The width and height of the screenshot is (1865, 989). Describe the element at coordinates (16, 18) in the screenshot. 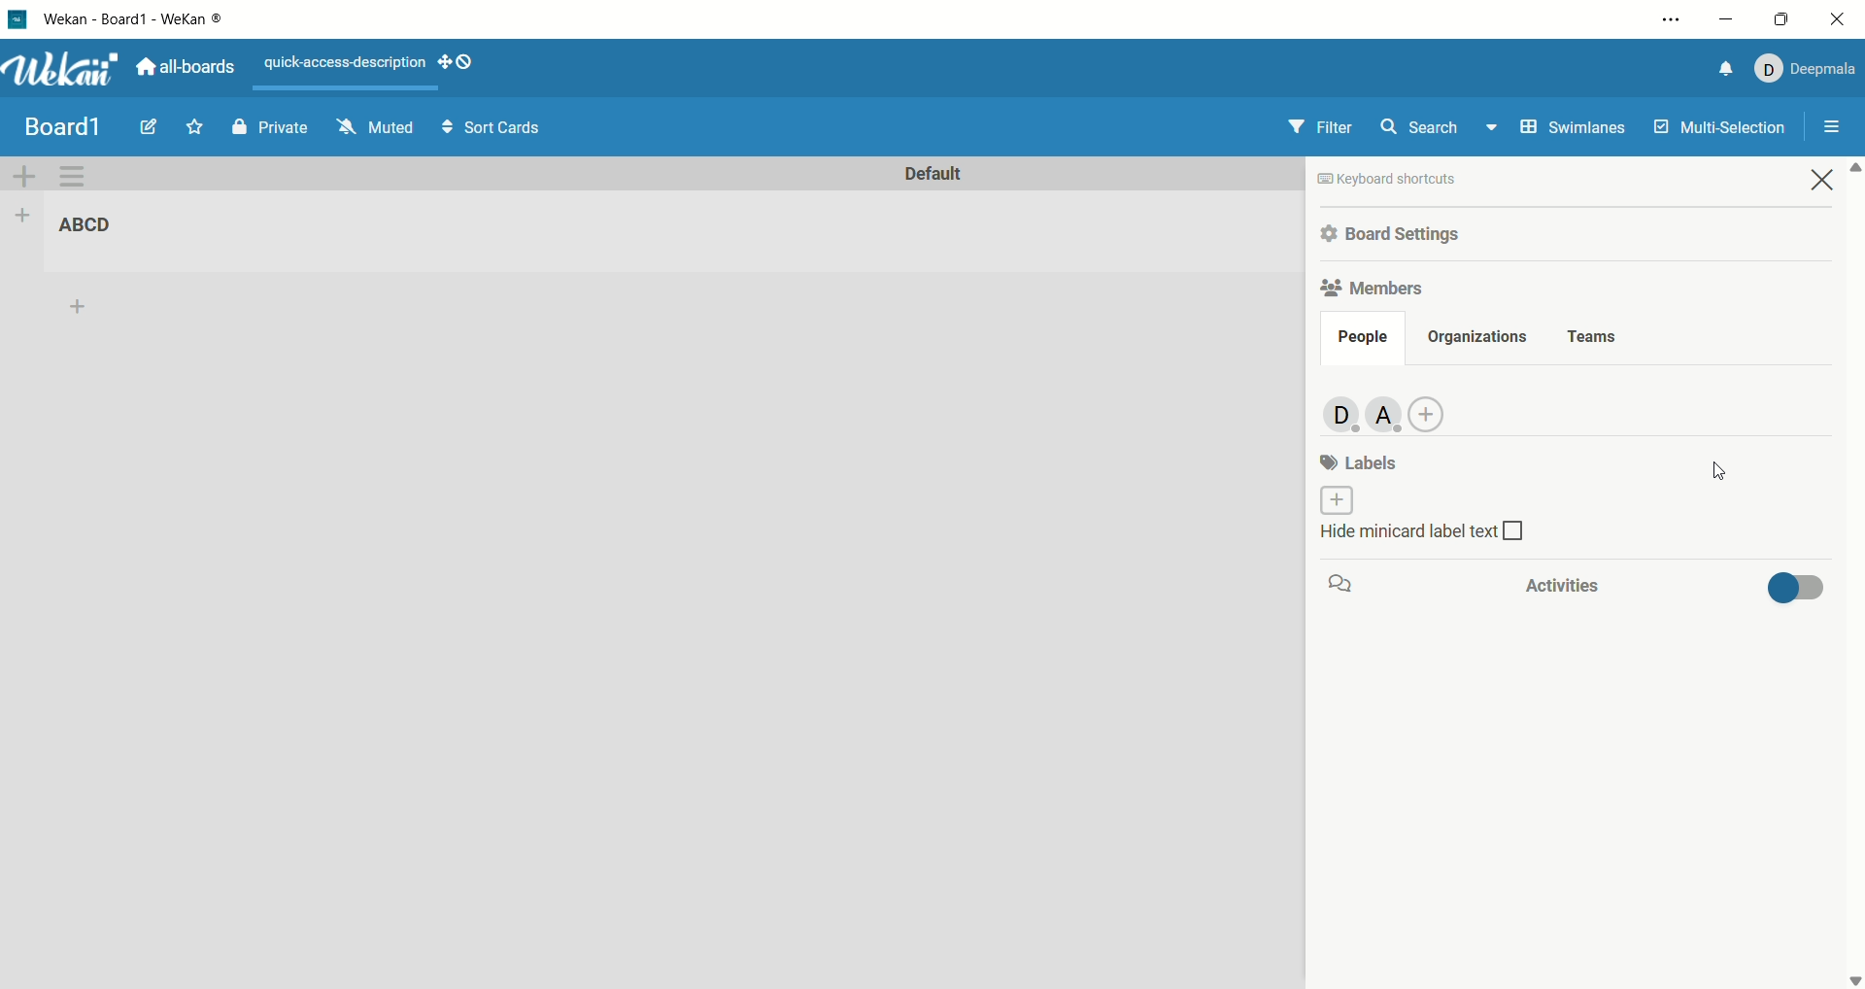

I see `logo` at that location.